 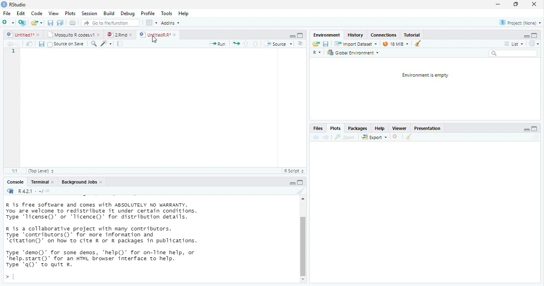 What do you see at coordinates (10, 191) in the screenshot?
I see `R` at bounding box center [10, 191].